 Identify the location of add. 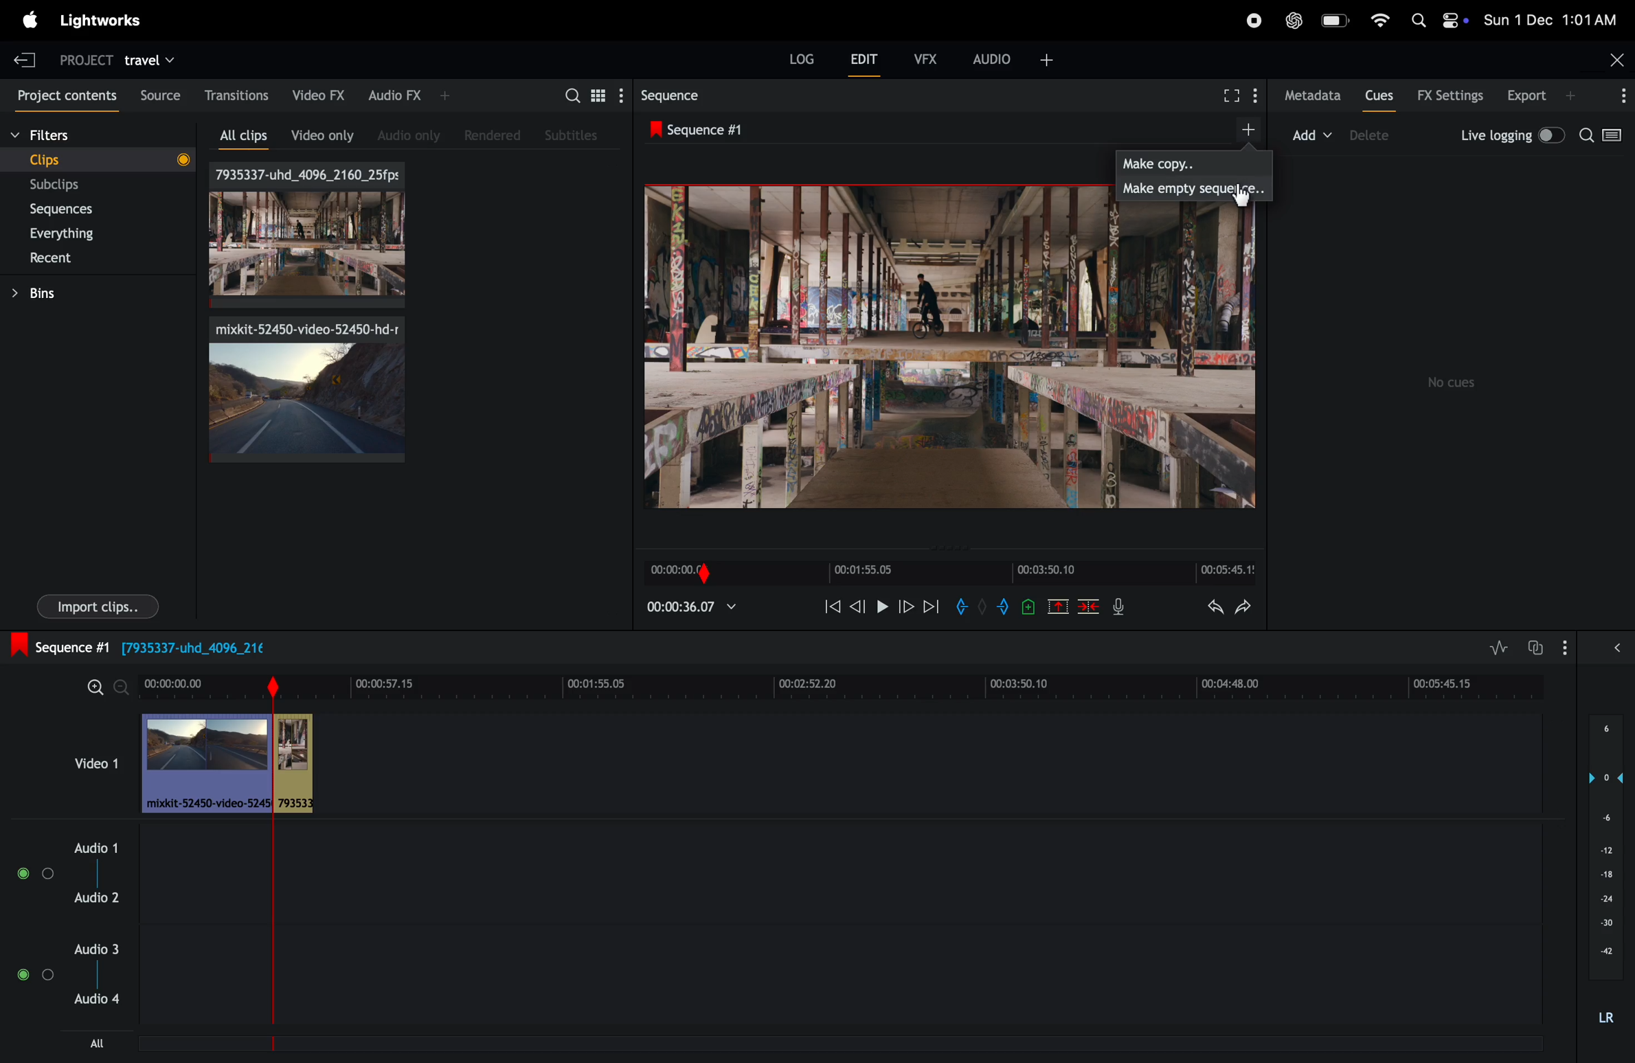
(1245, 128).